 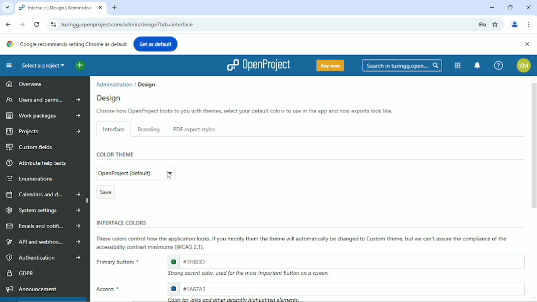 I want to click on Interface | Design | Adminestra:, so click(x=55, y=8).